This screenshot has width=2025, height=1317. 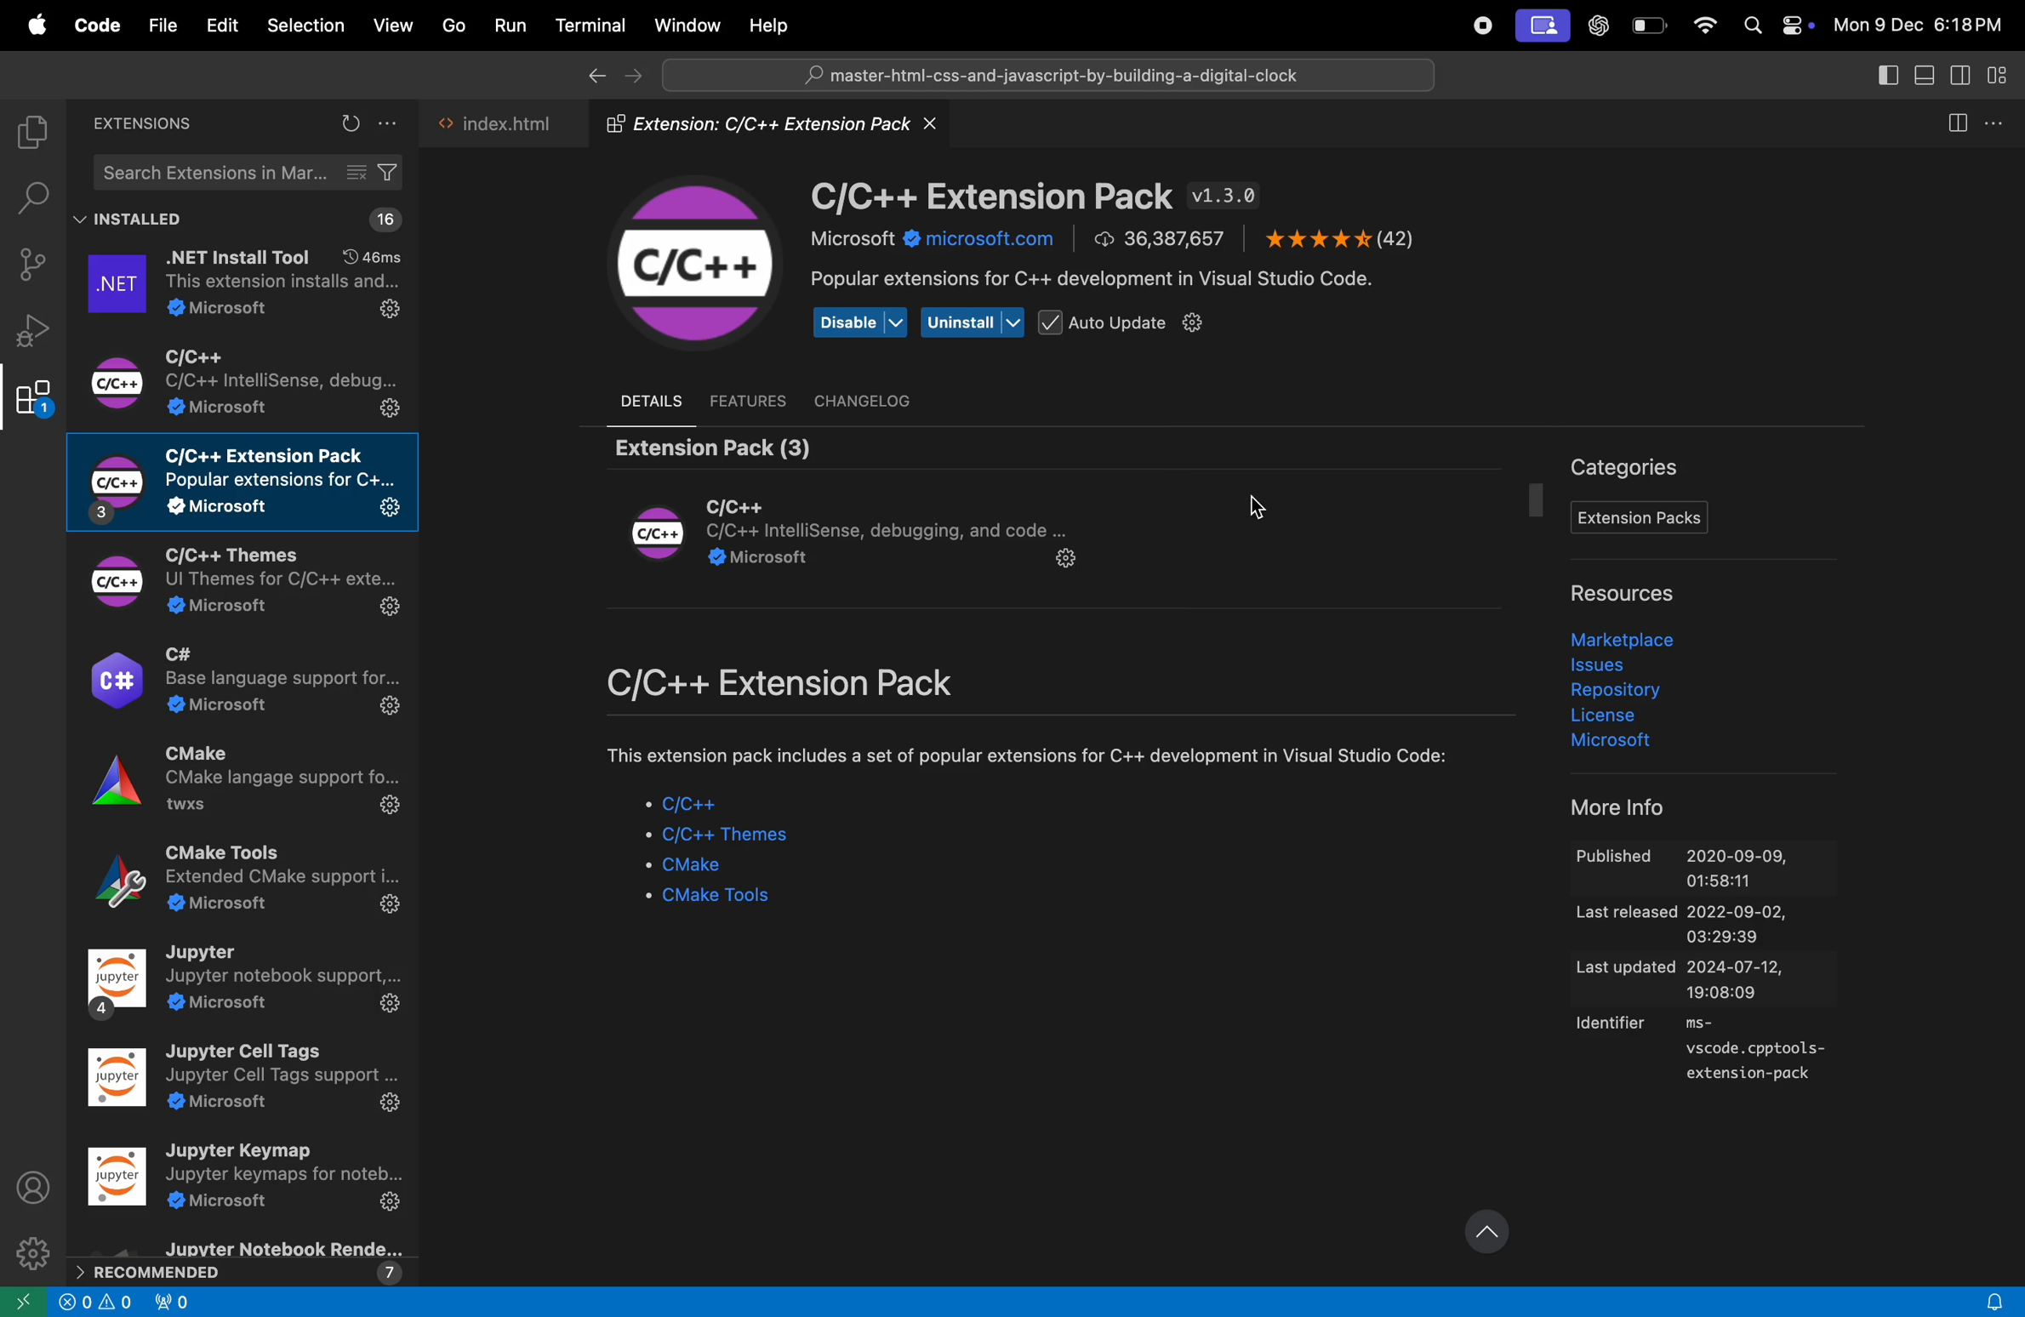 I want to click on apple widgets, so click(x=1777, y=24).